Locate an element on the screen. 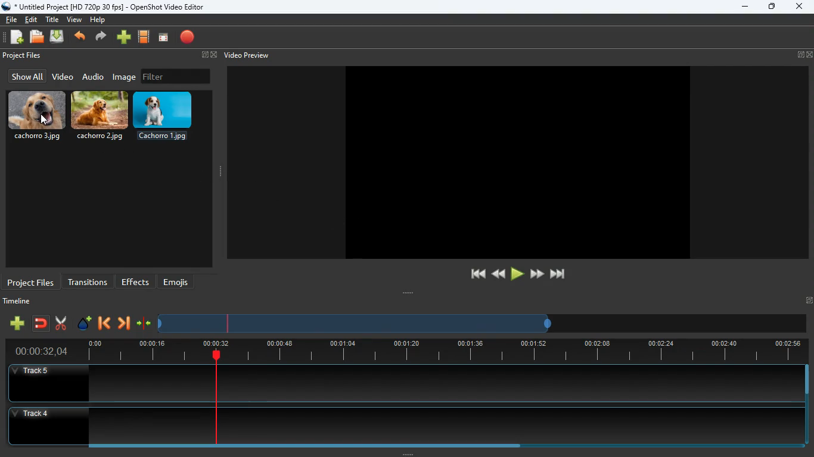 The width and height of the screenshot is (814, 457). emojis is located at coordinates (179, 282).